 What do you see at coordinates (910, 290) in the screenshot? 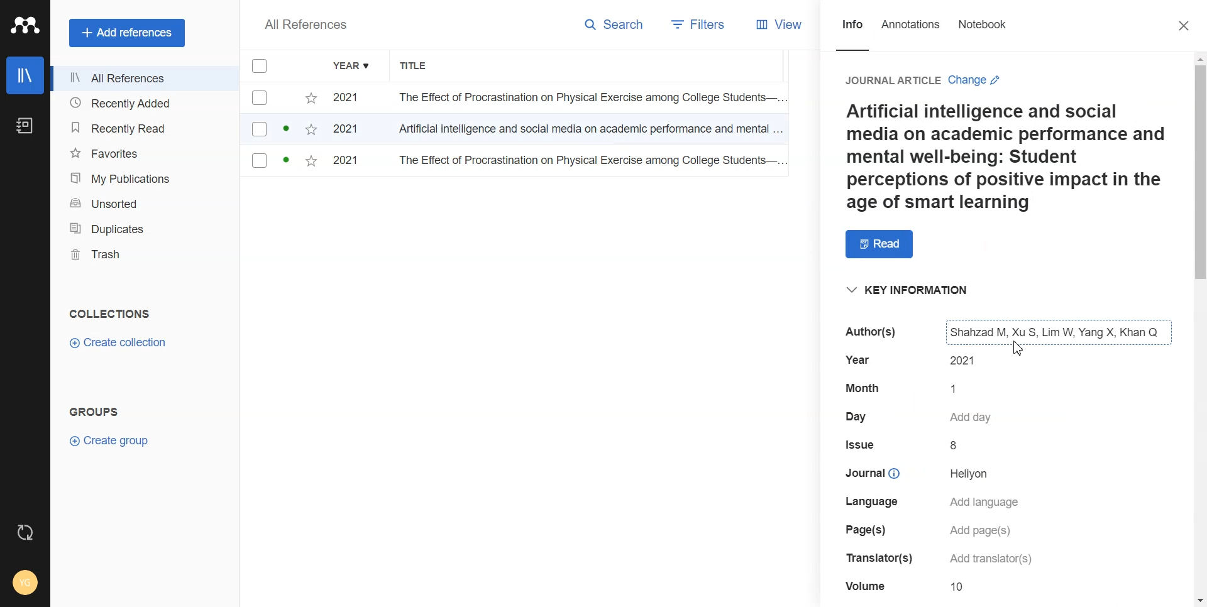
I see `Key information` at bounding box center [910, 290].